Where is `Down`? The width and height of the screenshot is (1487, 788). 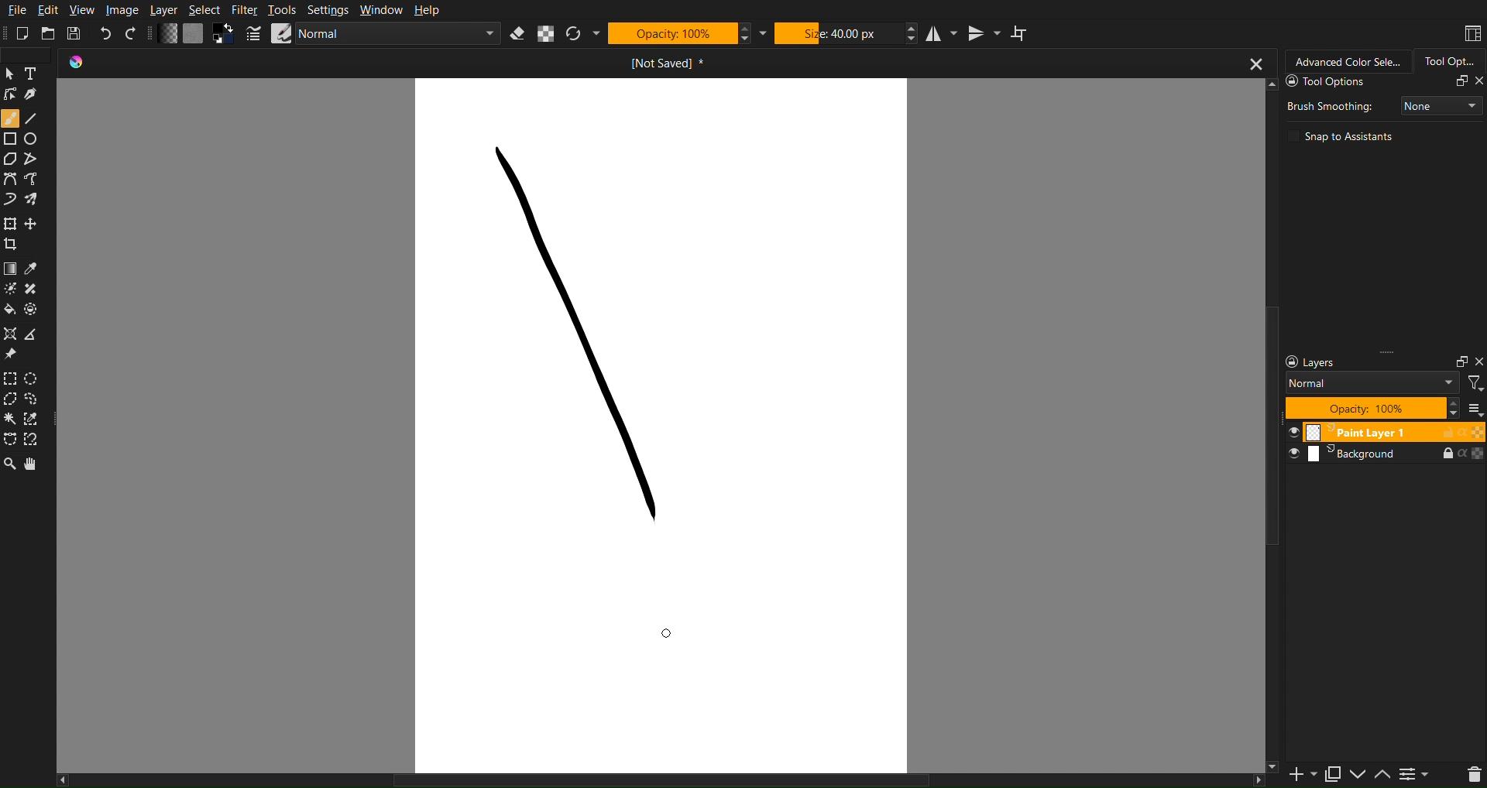
Down is located at coordinates (1361, 776).